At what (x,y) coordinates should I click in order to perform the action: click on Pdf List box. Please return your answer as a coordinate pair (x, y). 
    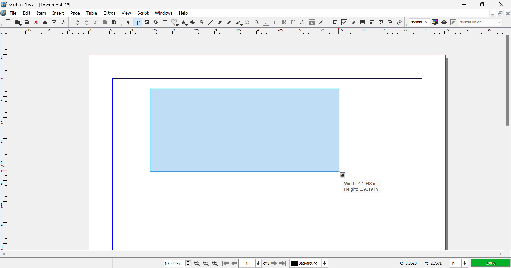
    Looking at the image, I should click on (380, 23).